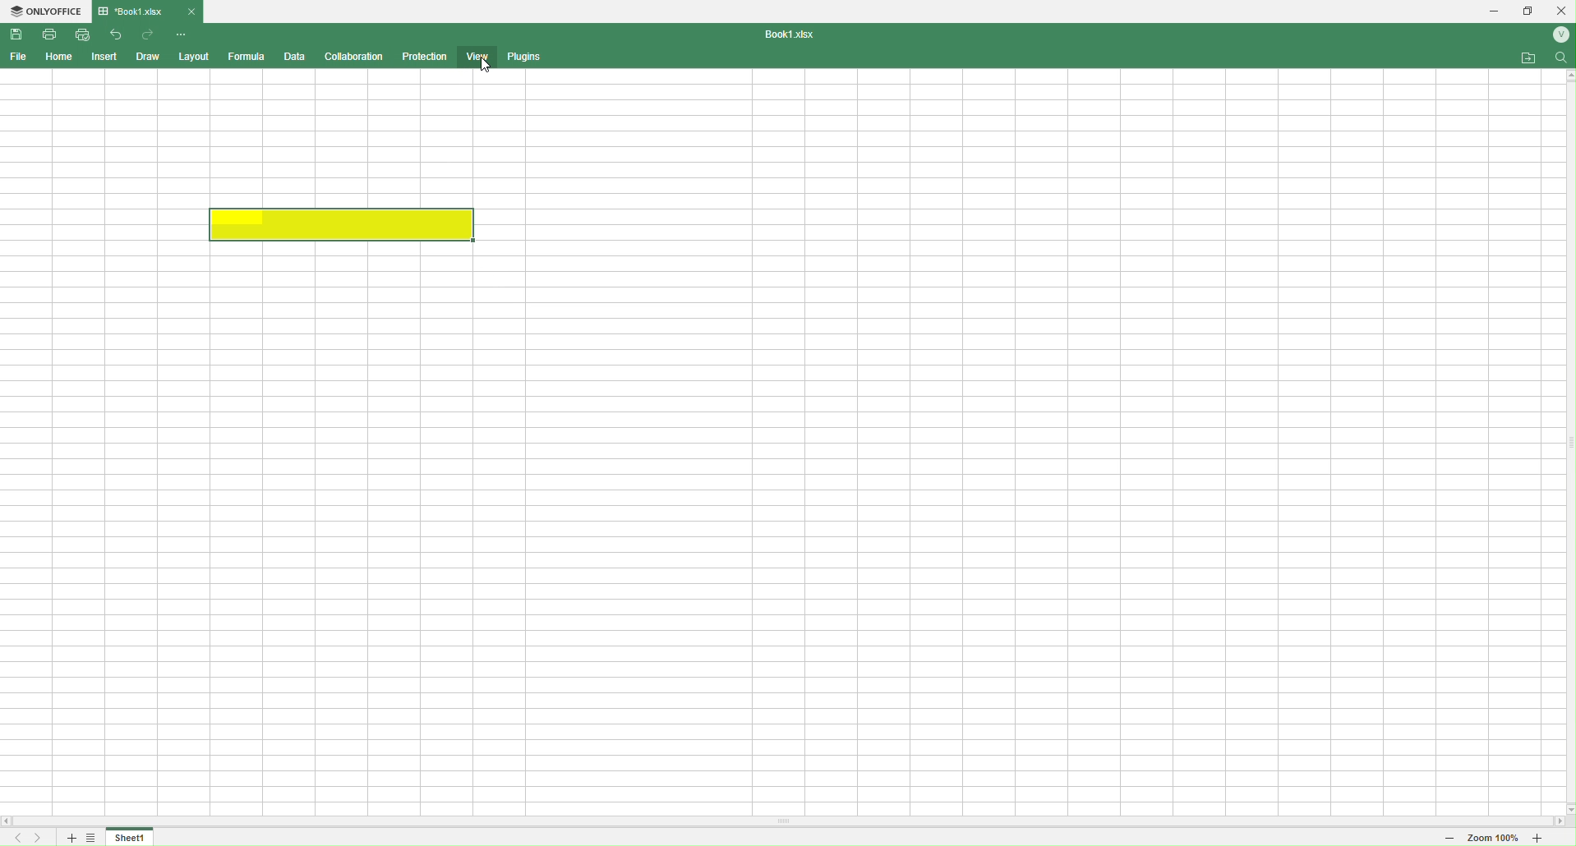 This screenshot has height=846, width=1576. I want to click on Zoom out, so click(1443, 839).